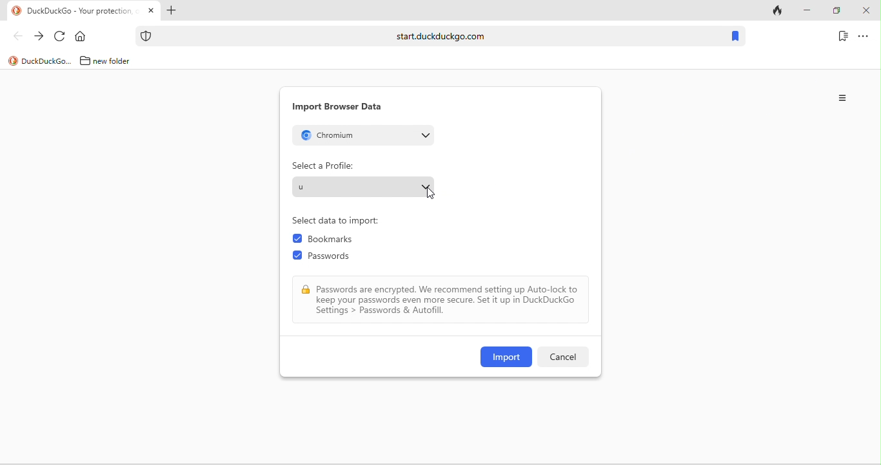  What do you see at coordinates (836, 11) in the screenshot?
I see `maximize` at bounding box center [836, 11].